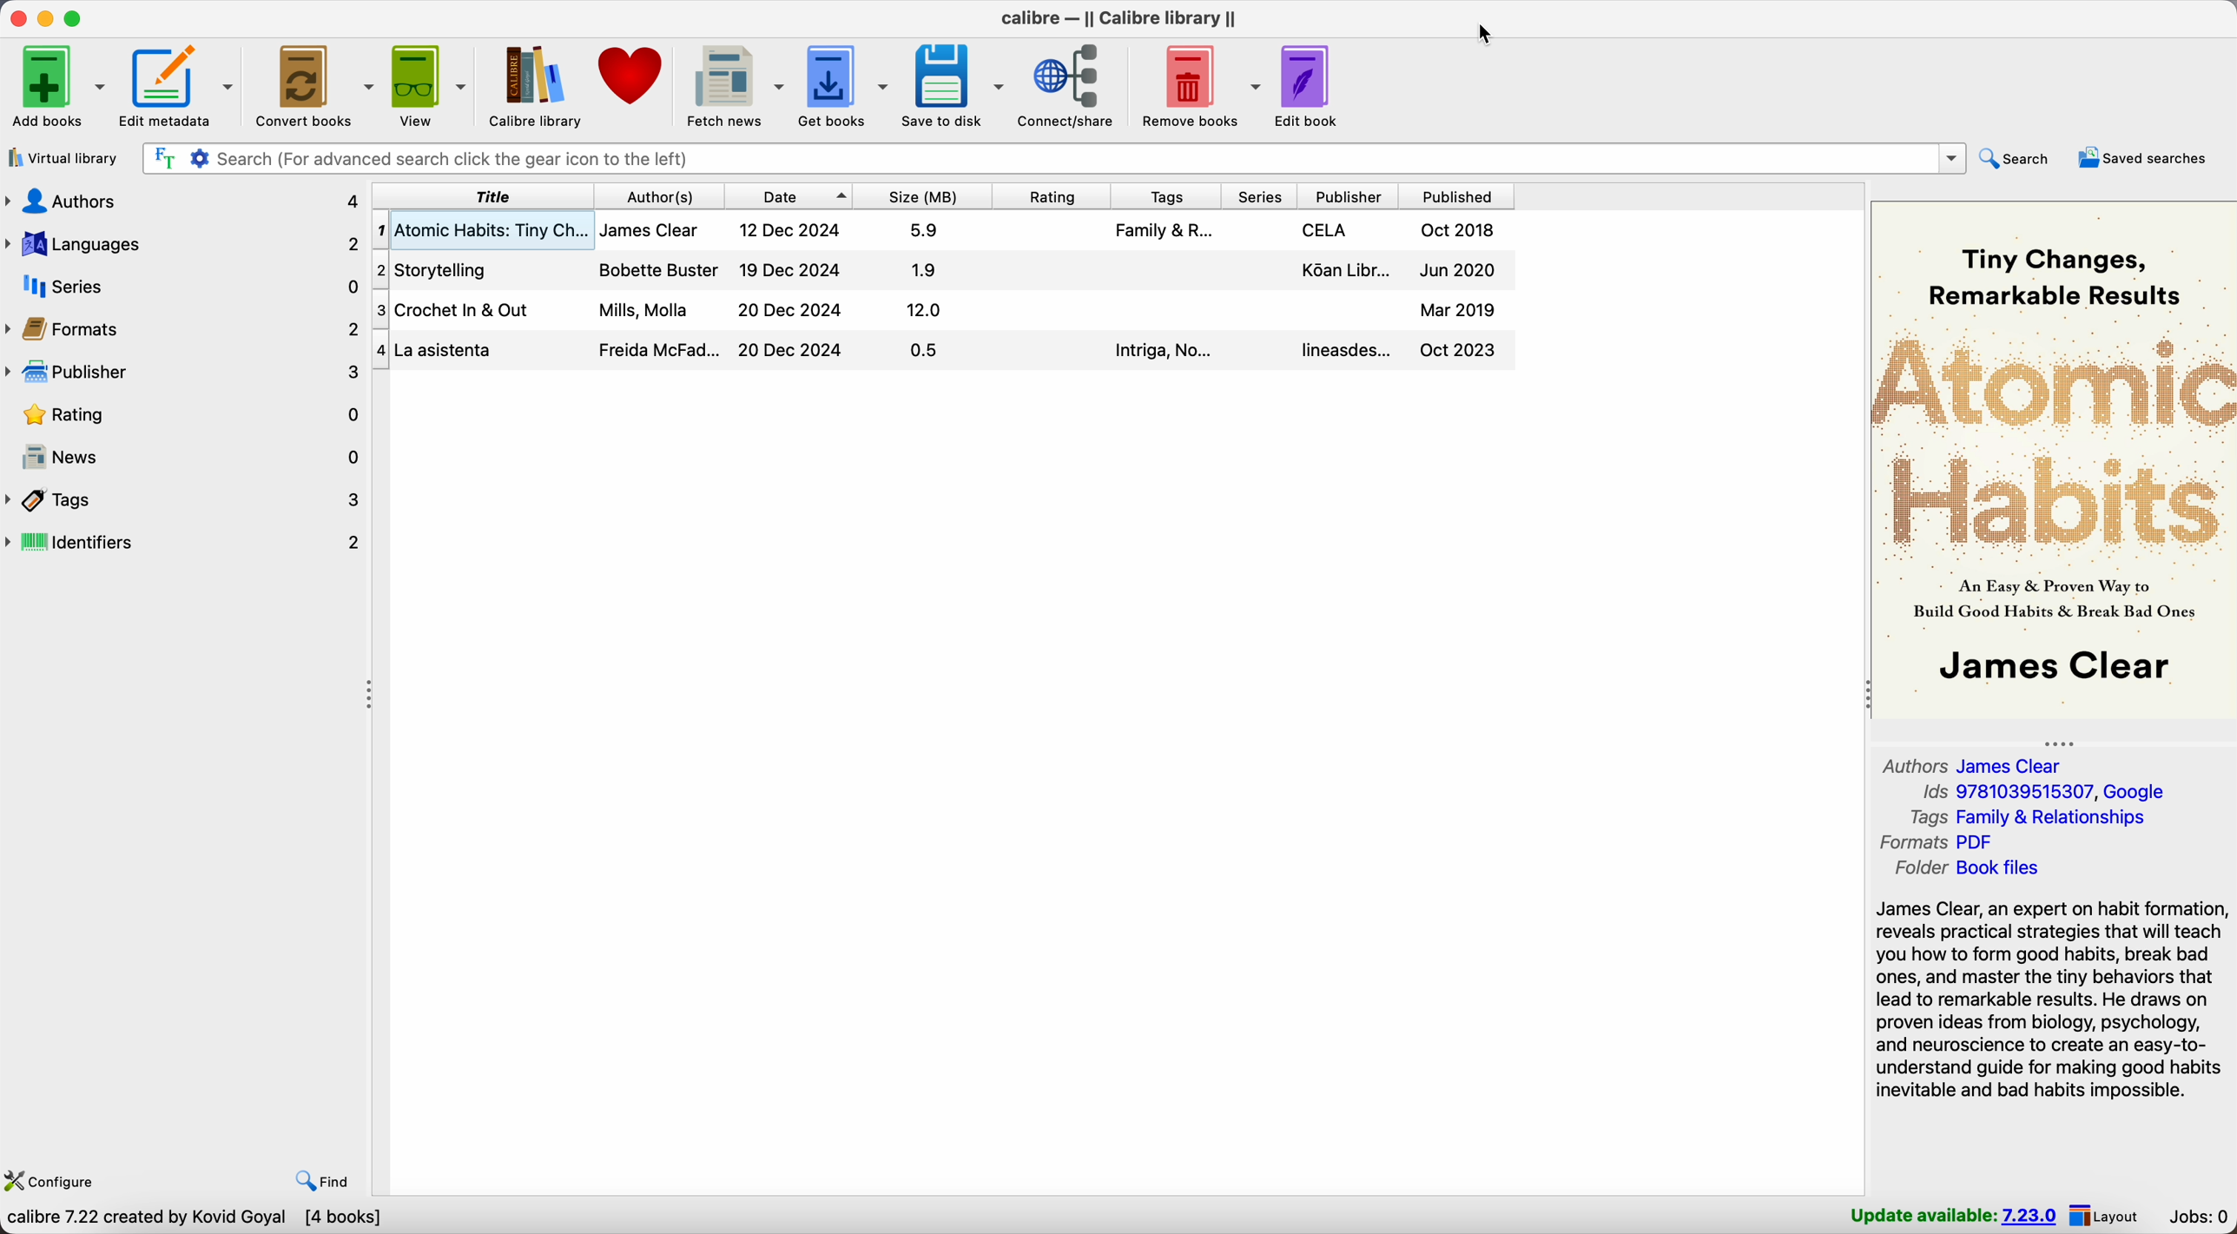 This screenshot has width=2237, height=1234. I want to click on series, so click(1259, 197).